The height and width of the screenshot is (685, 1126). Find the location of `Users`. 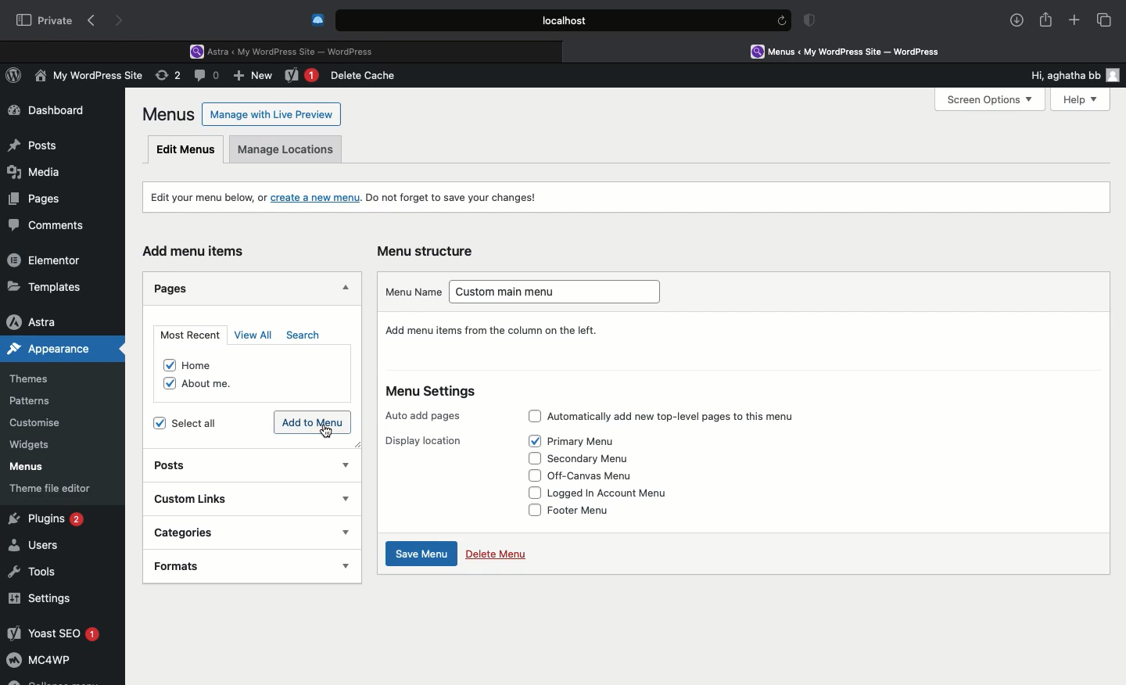

Users is located at coordinates (37, 546).